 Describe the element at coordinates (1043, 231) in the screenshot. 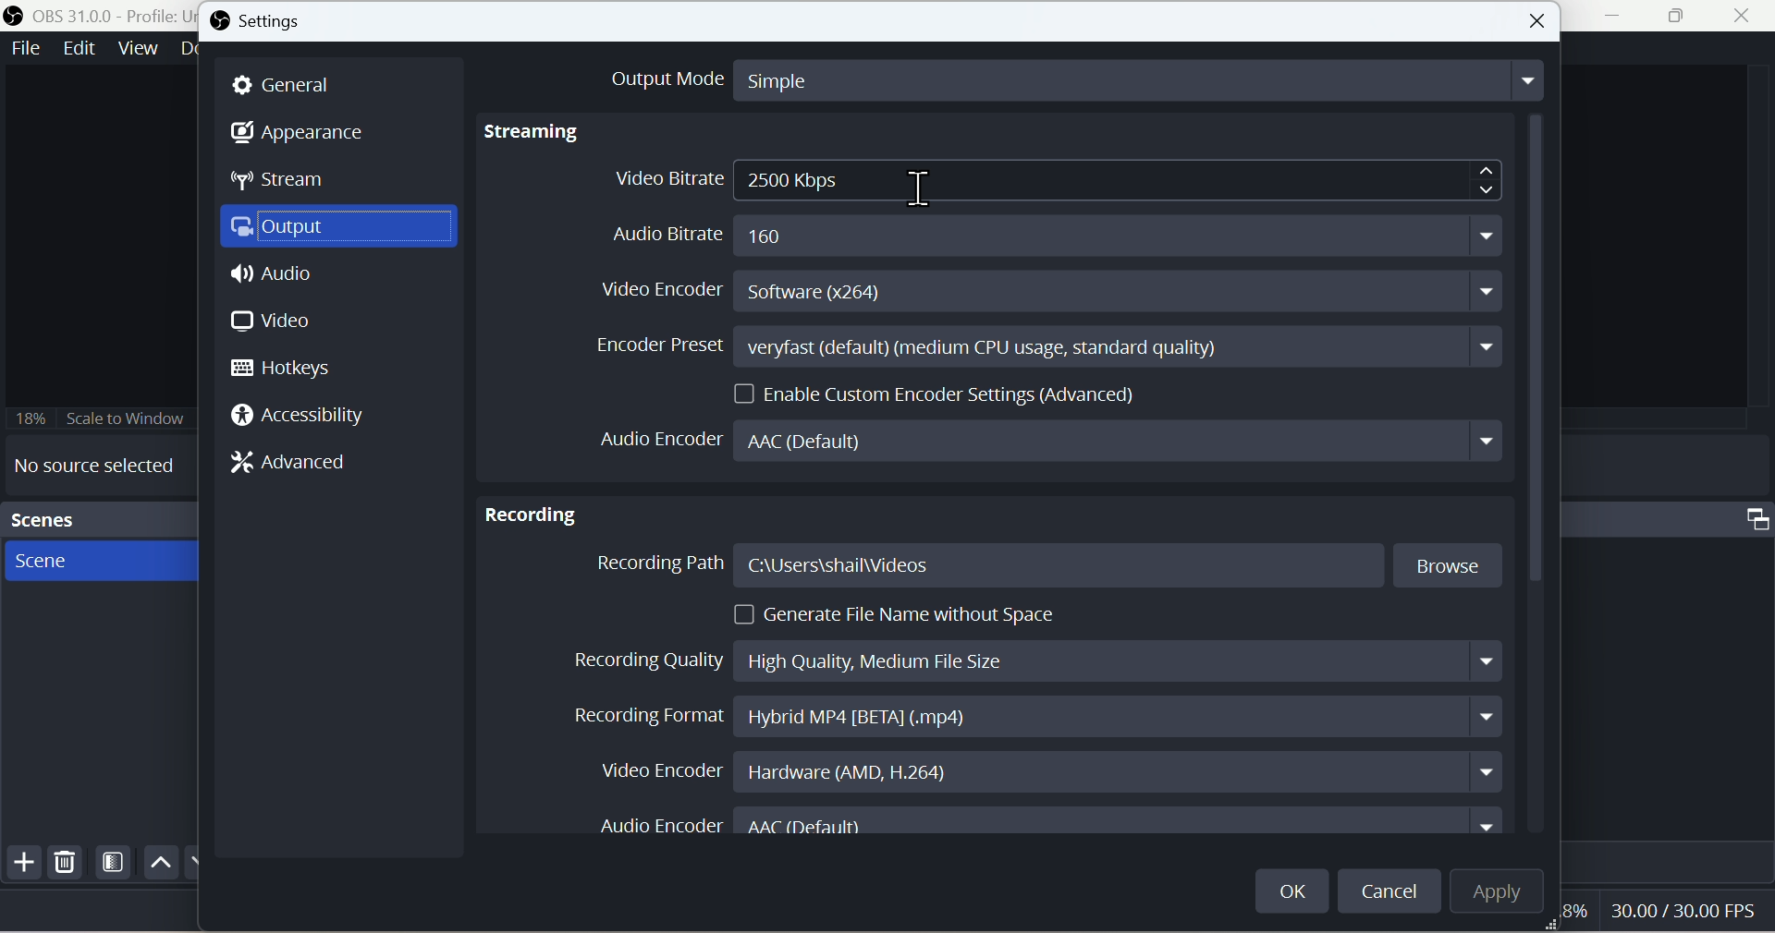

I see `Audio Bitrate` at that location.